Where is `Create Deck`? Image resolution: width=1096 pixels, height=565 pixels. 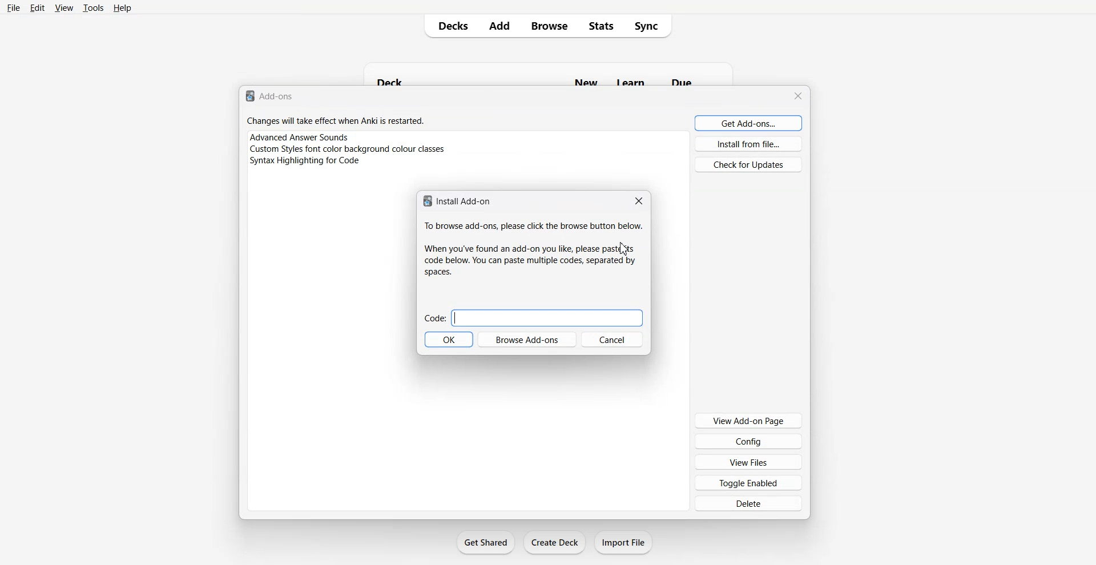
Create Deck is located at coordinates (554, 542).